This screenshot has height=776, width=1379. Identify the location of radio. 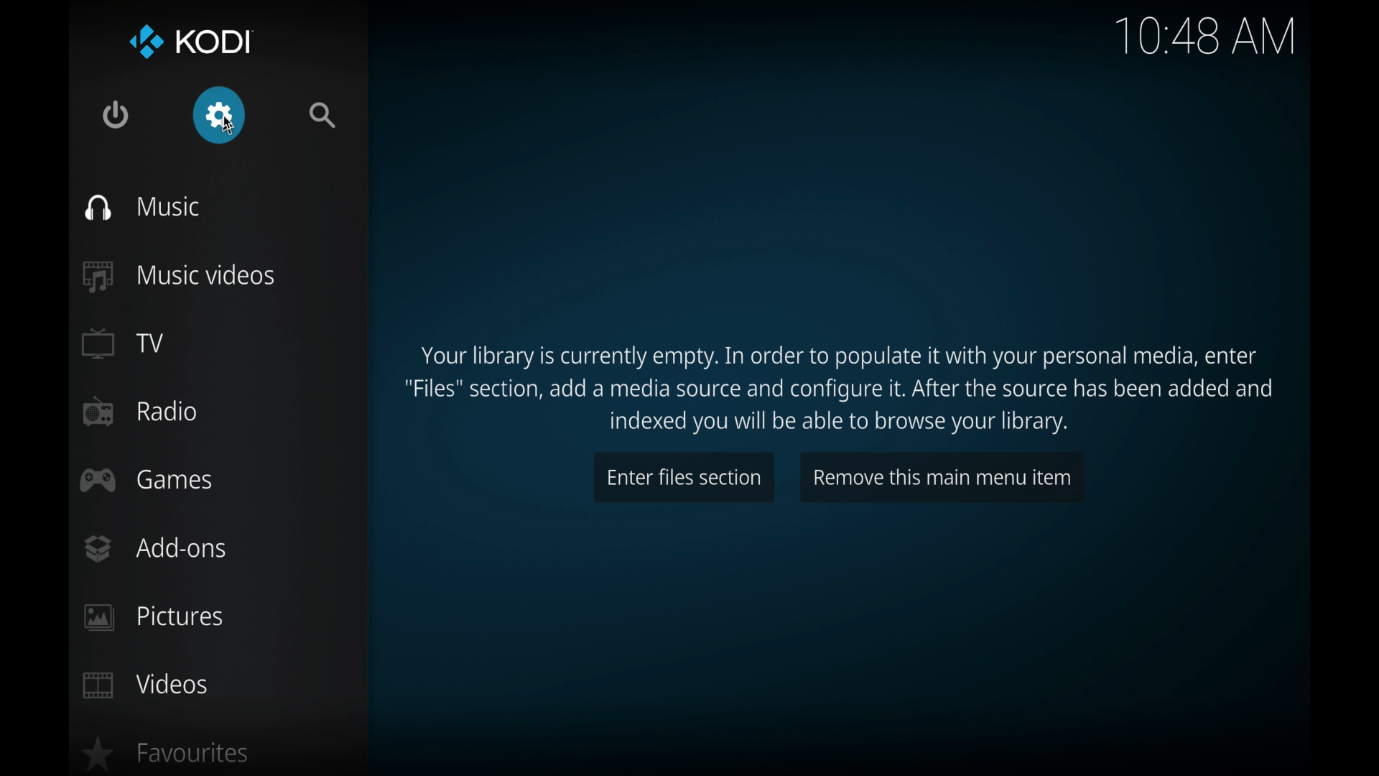
(141, 411).